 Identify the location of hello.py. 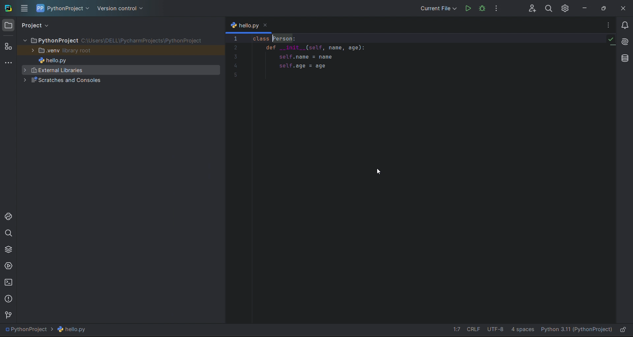
(120, 60).